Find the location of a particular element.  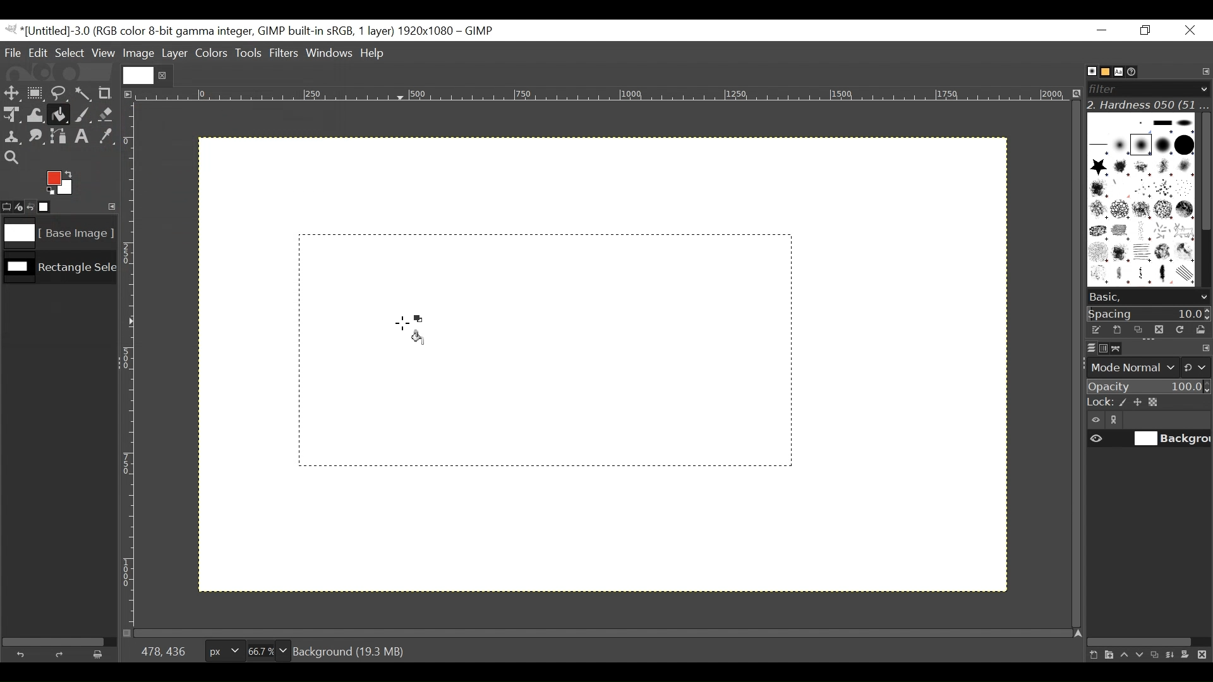

Background (19.3 MB) is located at coordinates (352, 650).